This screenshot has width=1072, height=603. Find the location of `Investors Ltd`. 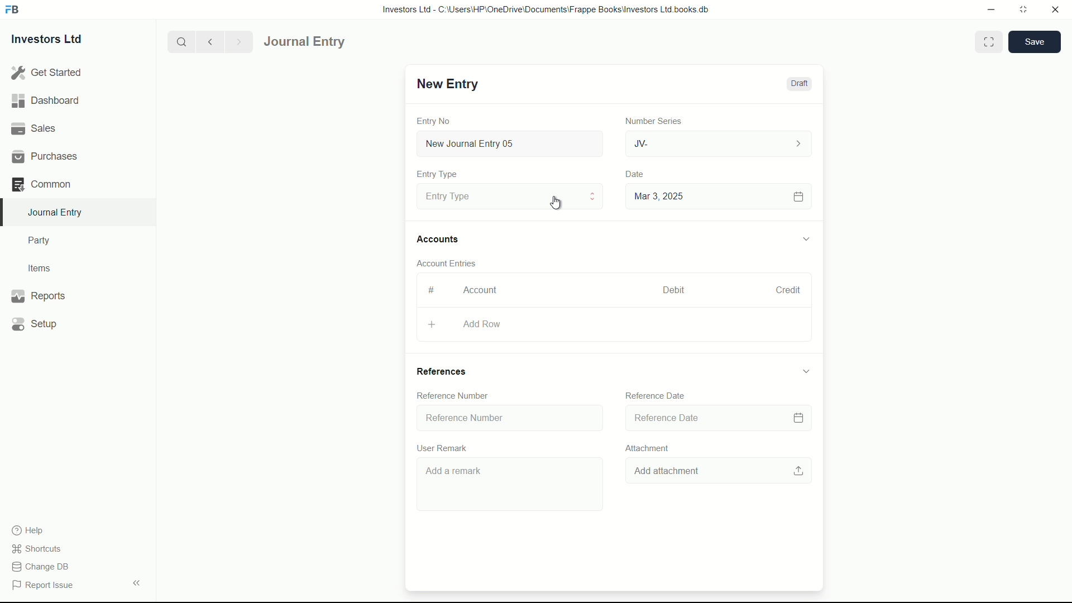

Investors Ltd is located at coordinates (57, 41).